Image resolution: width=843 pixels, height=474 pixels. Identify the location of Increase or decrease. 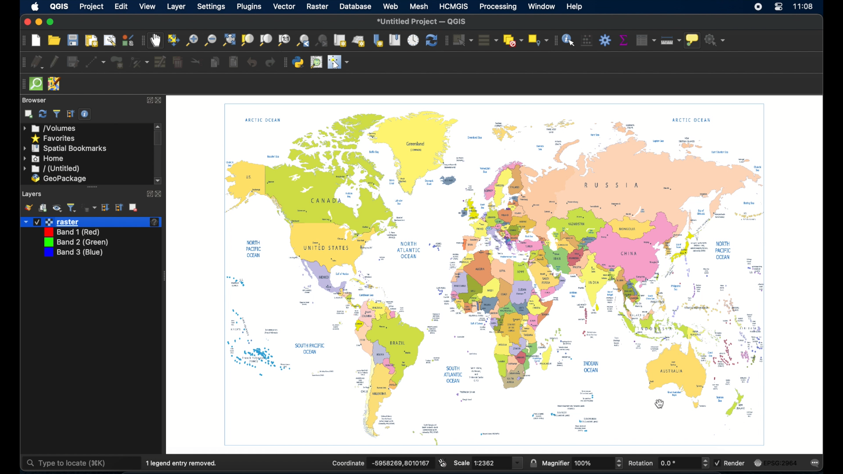
(705, 463).